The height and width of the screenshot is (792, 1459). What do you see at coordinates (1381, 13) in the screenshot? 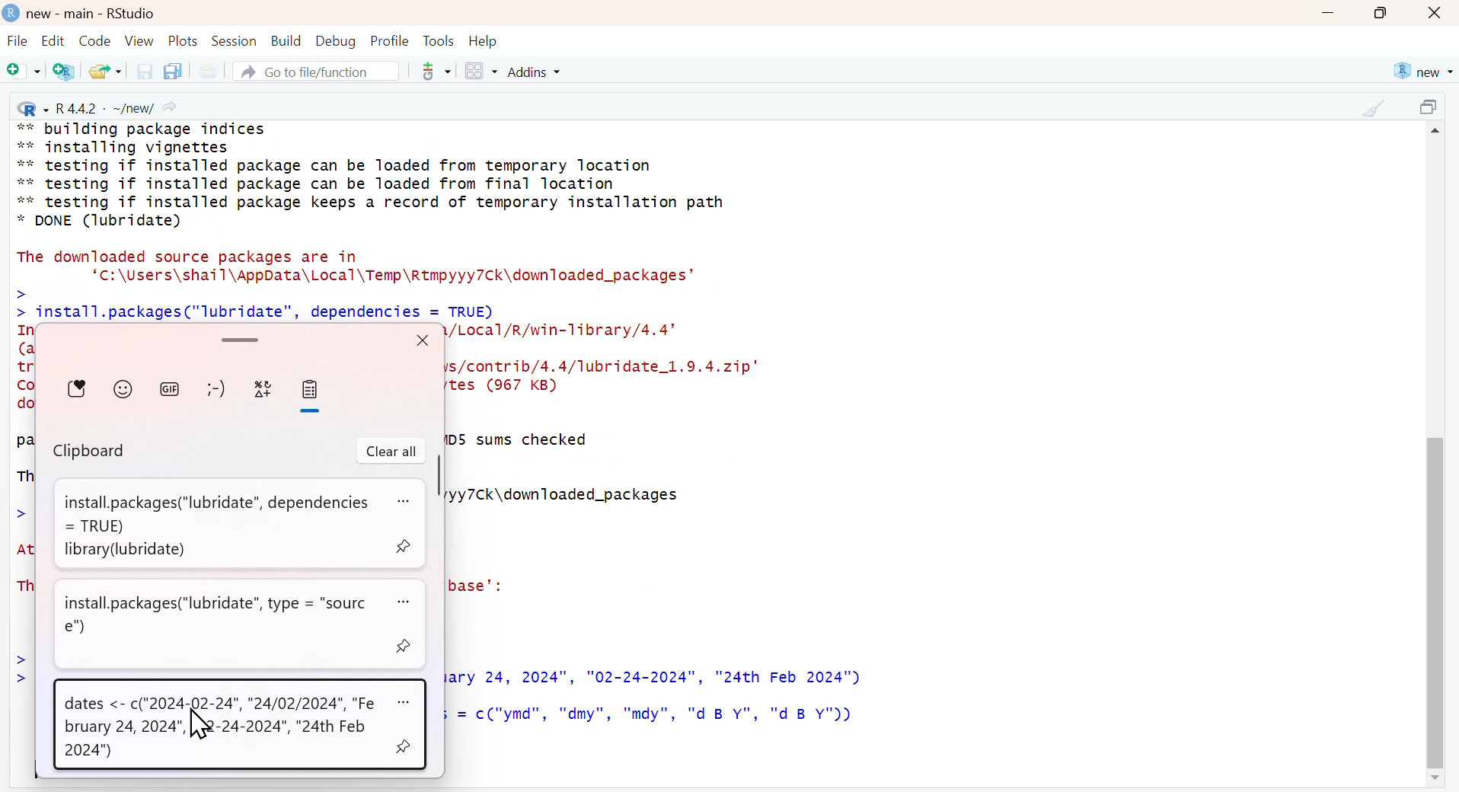
I see `maximize` at bounding box center [1381, 13].